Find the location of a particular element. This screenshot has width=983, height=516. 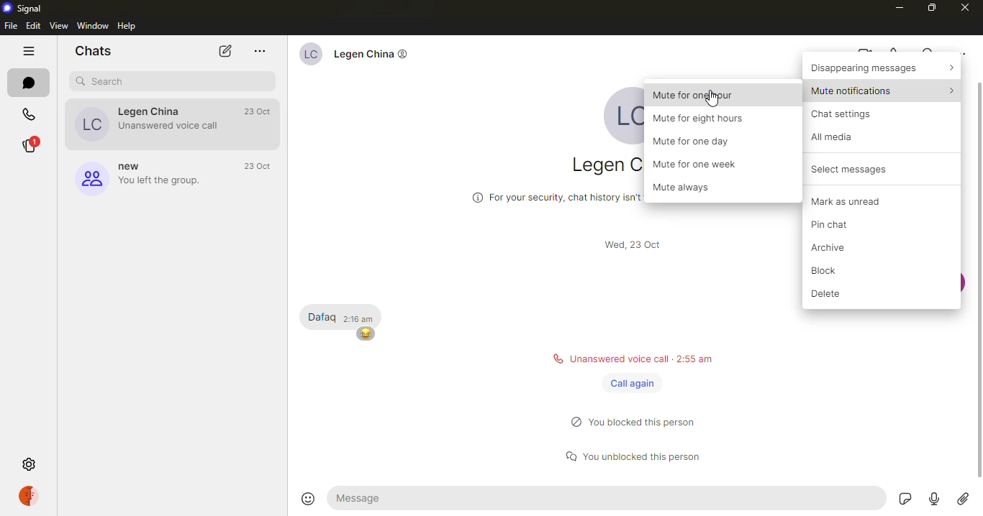

message is located at coordinates (322, 316).